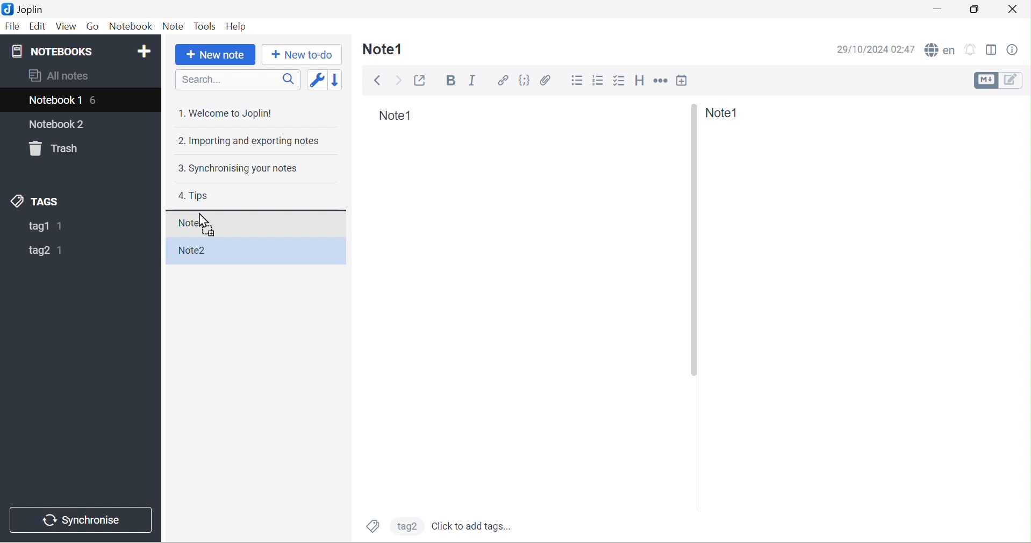 The height and width of the screenshot is (543, 1031). What do you see at coordinates (53, 149) in the screenshot?
I see `Trash` at bounding box center [53, 149].